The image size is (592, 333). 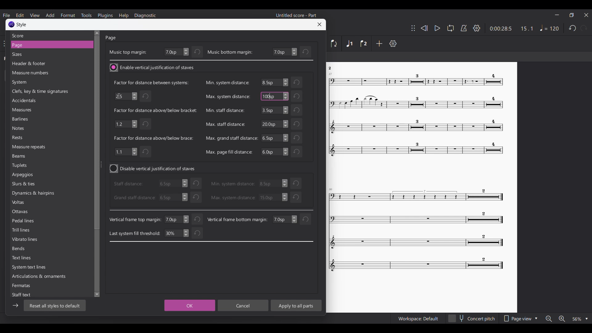 I want to click on 100 sp, so click(x=275, y=96).